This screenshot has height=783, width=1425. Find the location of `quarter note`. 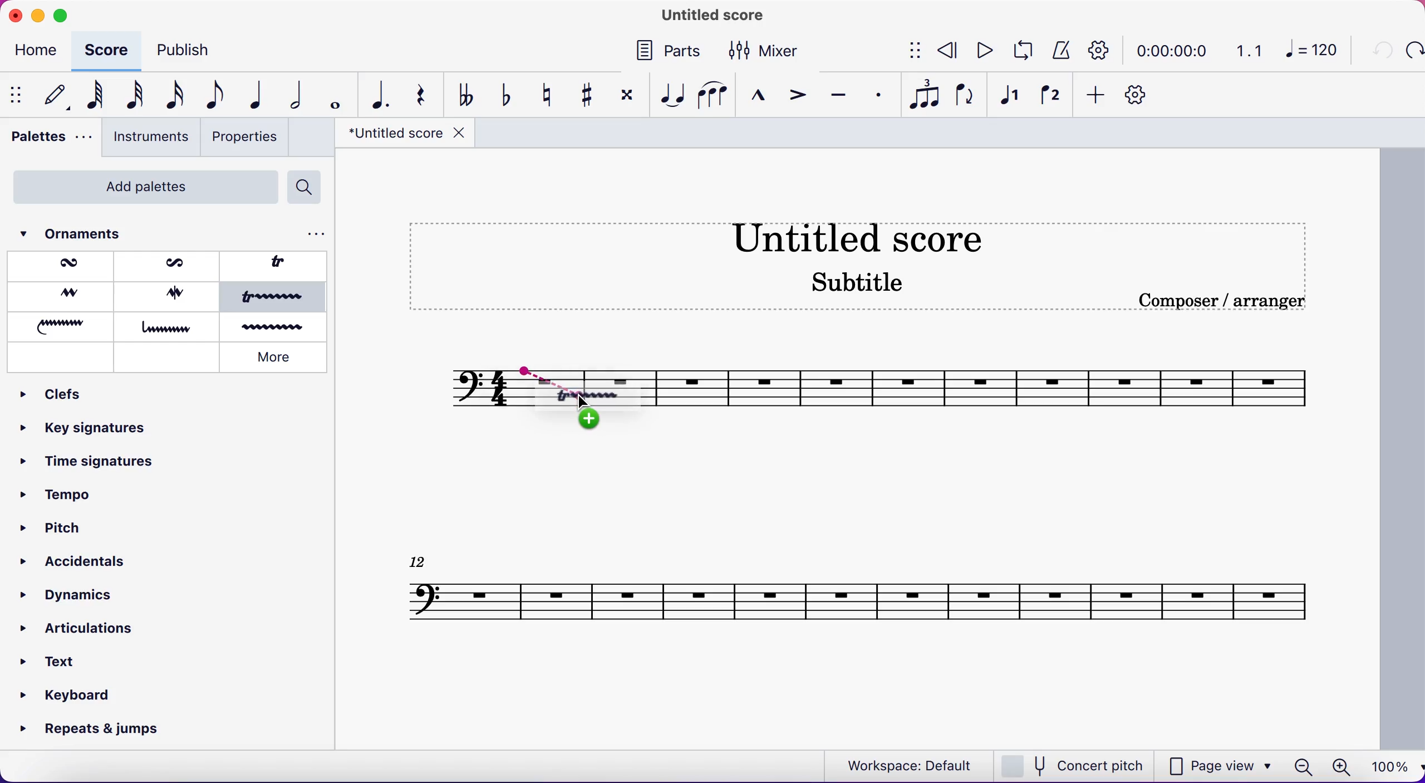

quarter note is located at coordinates (254, 96).